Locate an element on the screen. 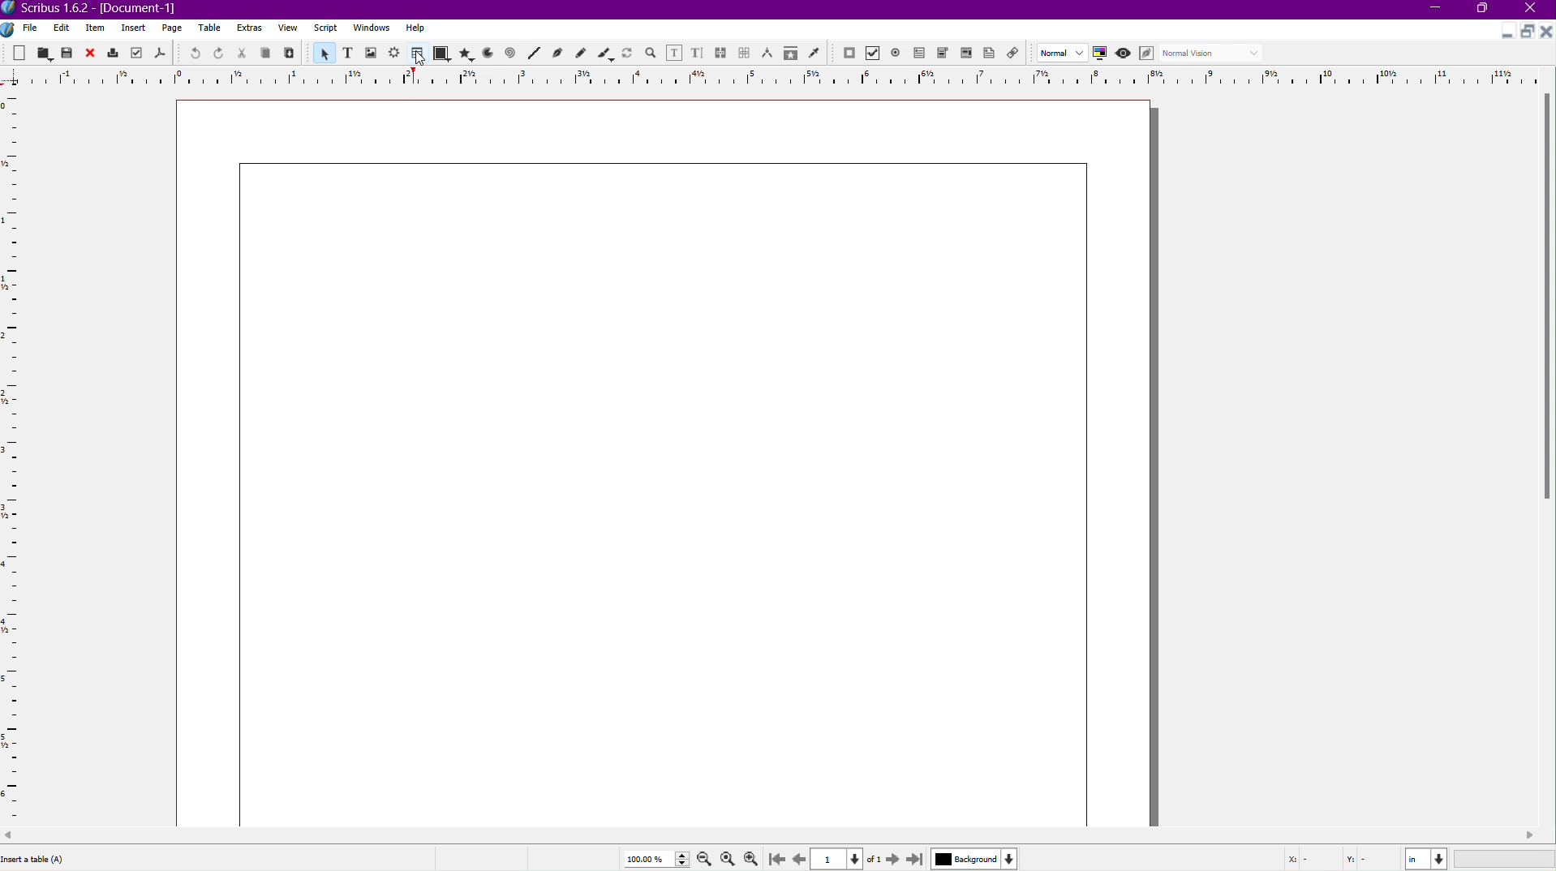  Ruler Line is located at coordinates (18, 457).